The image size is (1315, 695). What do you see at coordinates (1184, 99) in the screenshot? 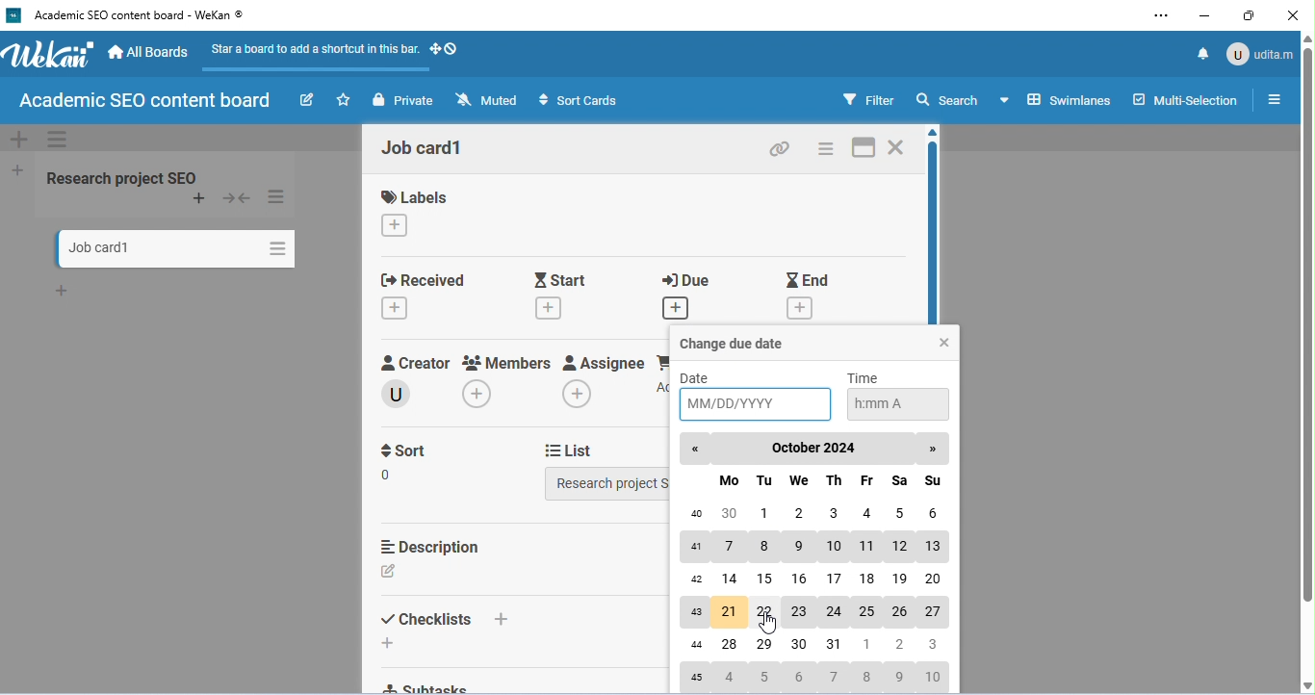
I see `multi-selection` at bounding box center [1184, 99].